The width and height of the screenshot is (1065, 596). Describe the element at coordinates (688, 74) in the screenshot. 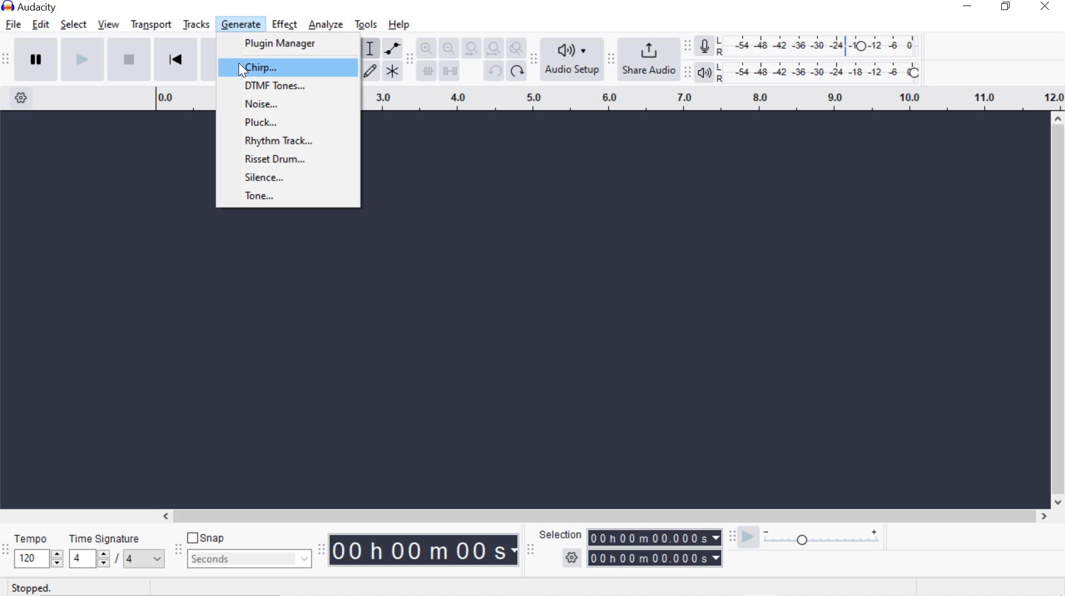

I see `Playback meter toolbar` at that location.